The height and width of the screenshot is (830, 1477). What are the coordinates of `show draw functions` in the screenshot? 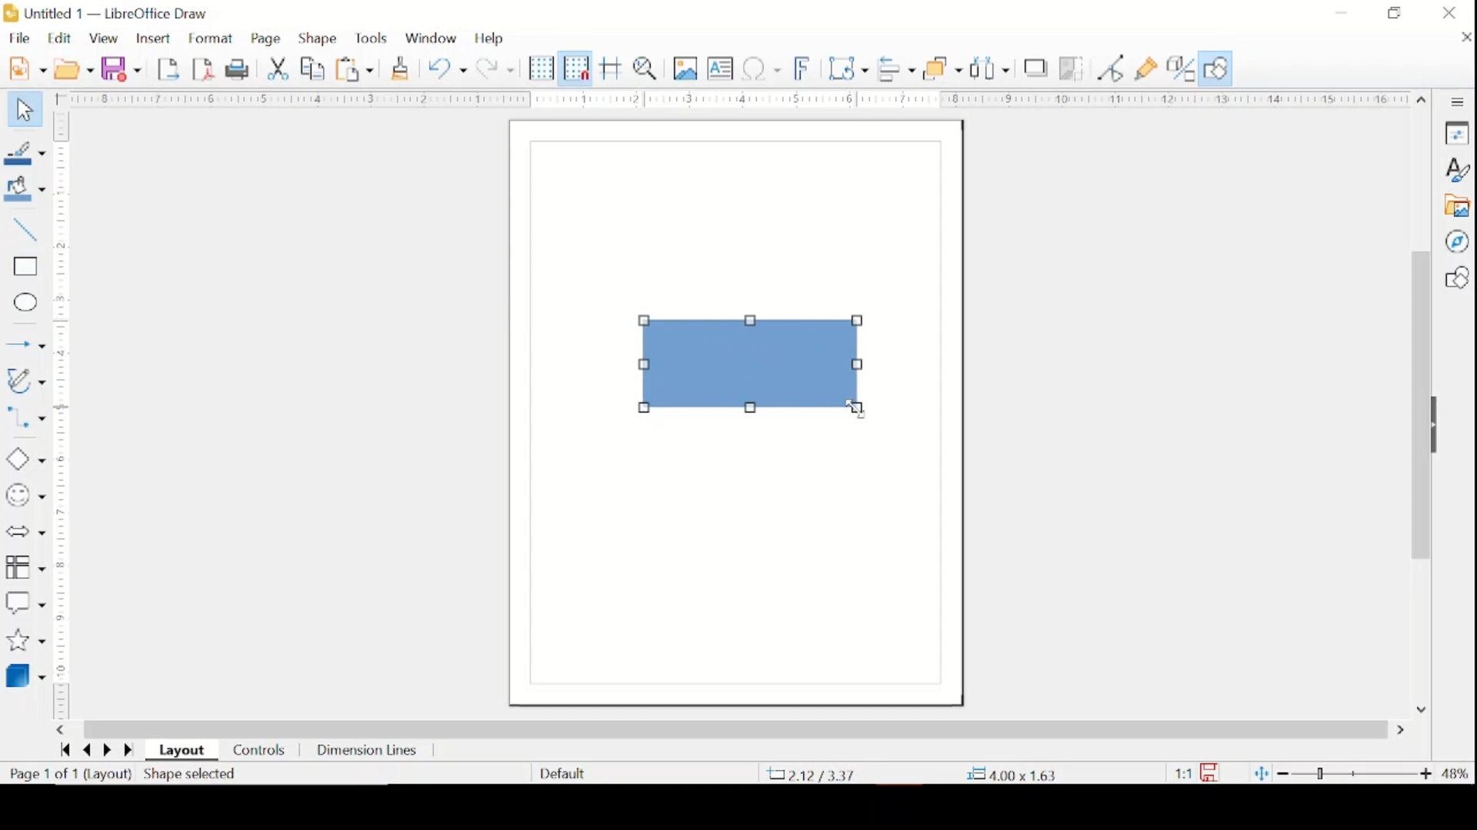 It's located at (1147, 69).